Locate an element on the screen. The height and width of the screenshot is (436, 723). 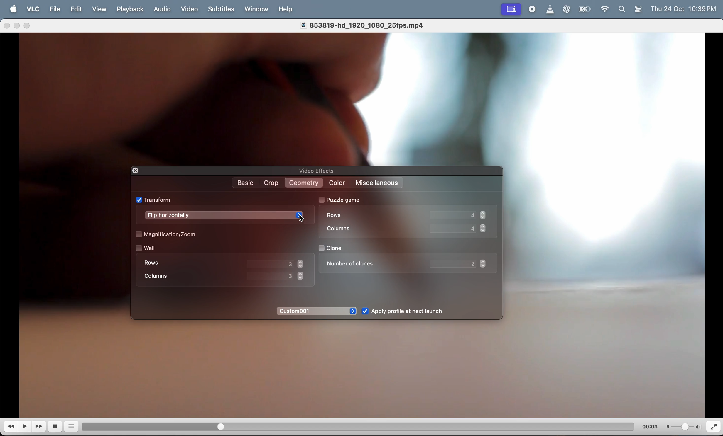
stop is located at coordinates (57, 427).